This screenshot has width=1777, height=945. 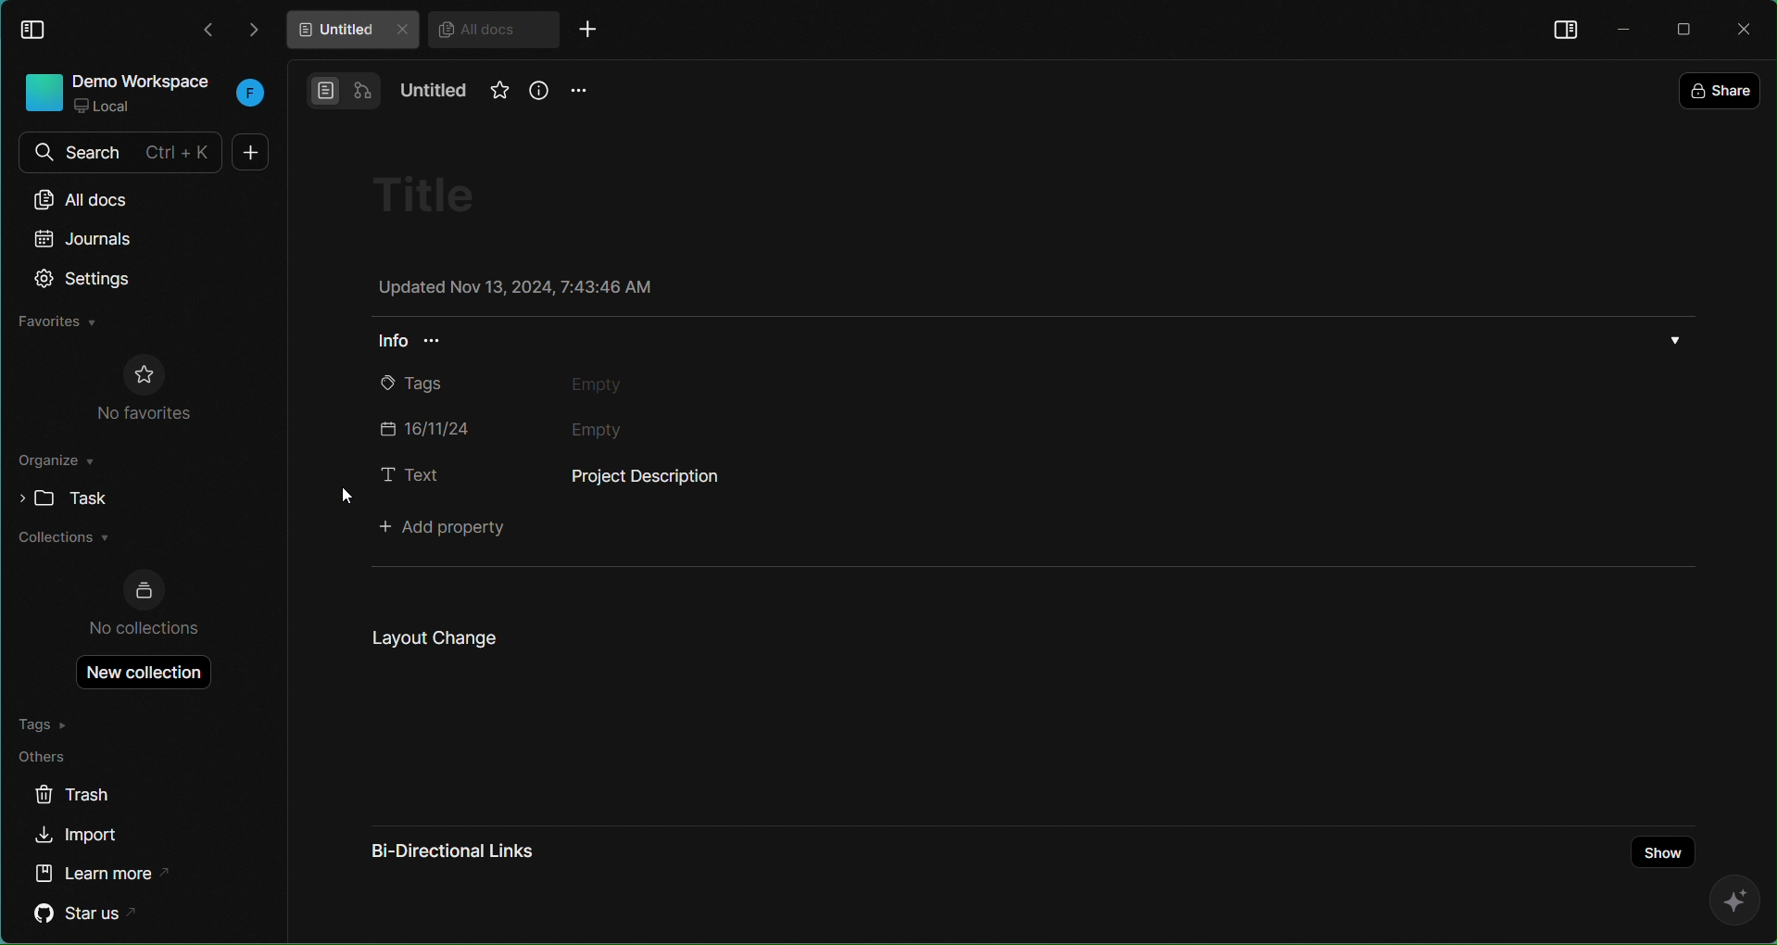 I want to click on search , so click(x=117, y=152).